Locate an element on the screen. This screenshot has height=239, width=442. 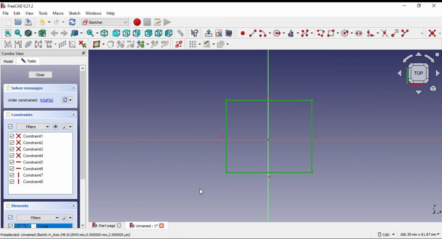
on/off constraint 7 is located at coordinates (32, 175).